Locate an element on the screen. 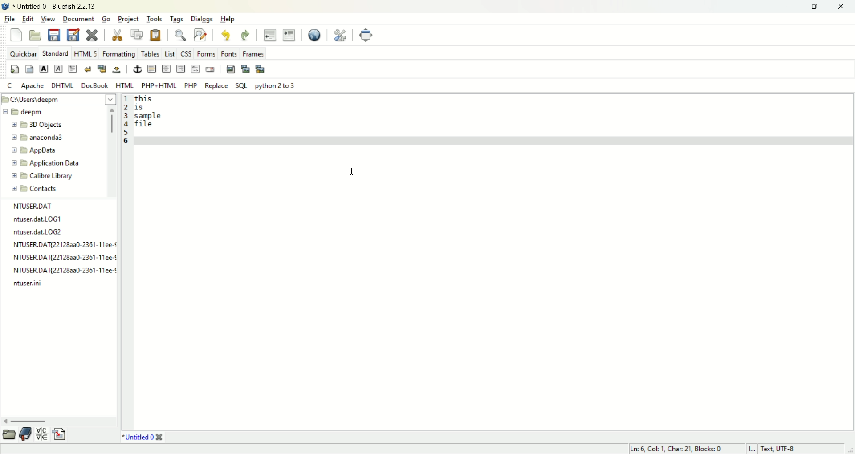 This screenshot has height=454, width=855. DHTML is located at coordinates (64, 85).